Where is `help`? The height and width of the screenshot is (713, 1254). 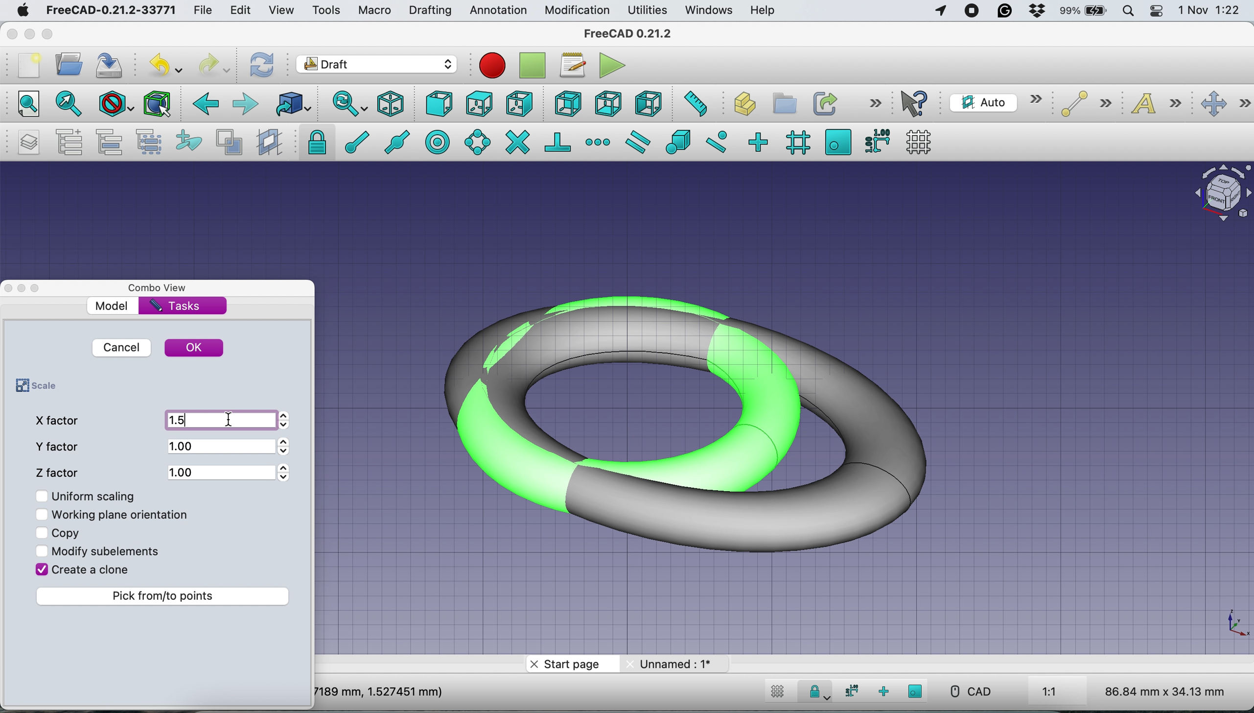 help is located at coordinates (761, 11).